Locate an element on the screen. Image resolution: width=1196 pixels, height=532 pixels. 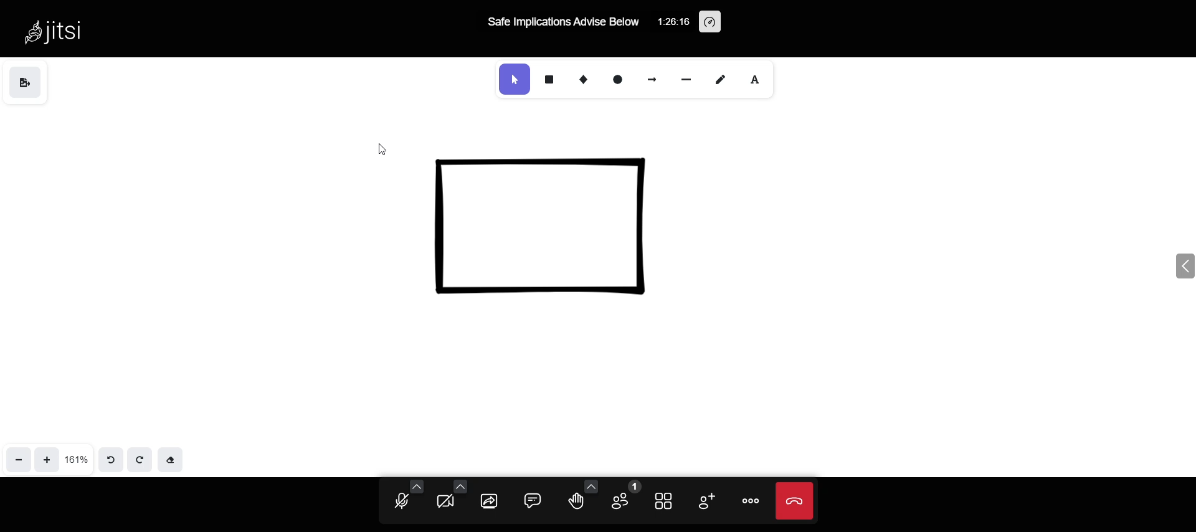
zoom in is located at coordinates (45, 459).